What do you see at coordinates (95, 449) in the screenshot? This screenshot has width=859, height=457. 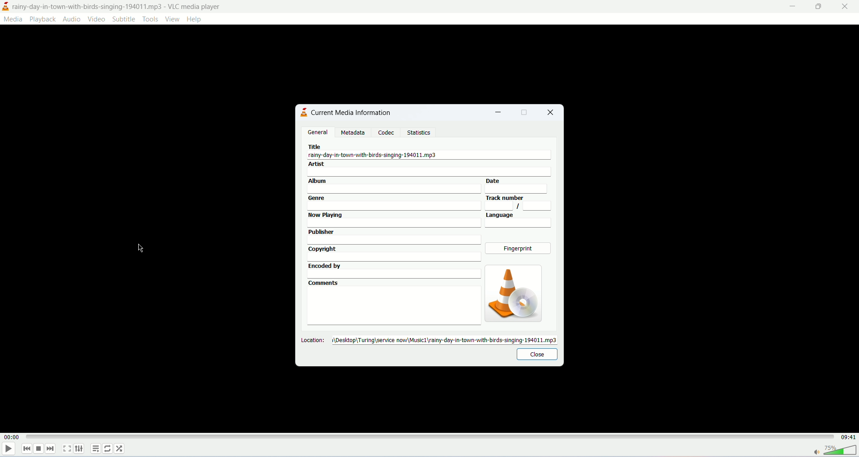 I see `playlist` at bounding box center [95, 449].